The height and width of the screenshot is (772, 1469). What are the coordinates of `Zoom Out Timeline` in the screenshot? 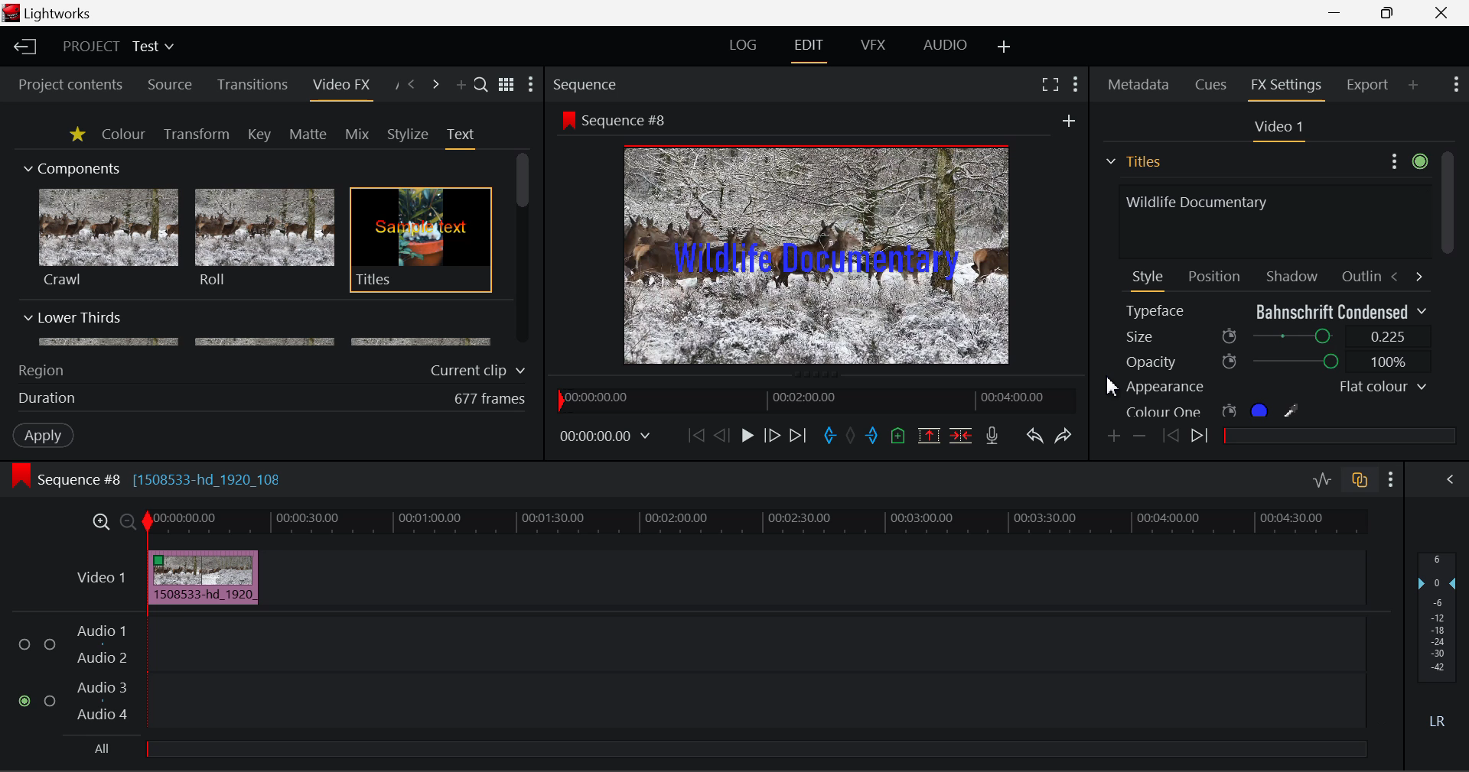 It's located at (129, 524).